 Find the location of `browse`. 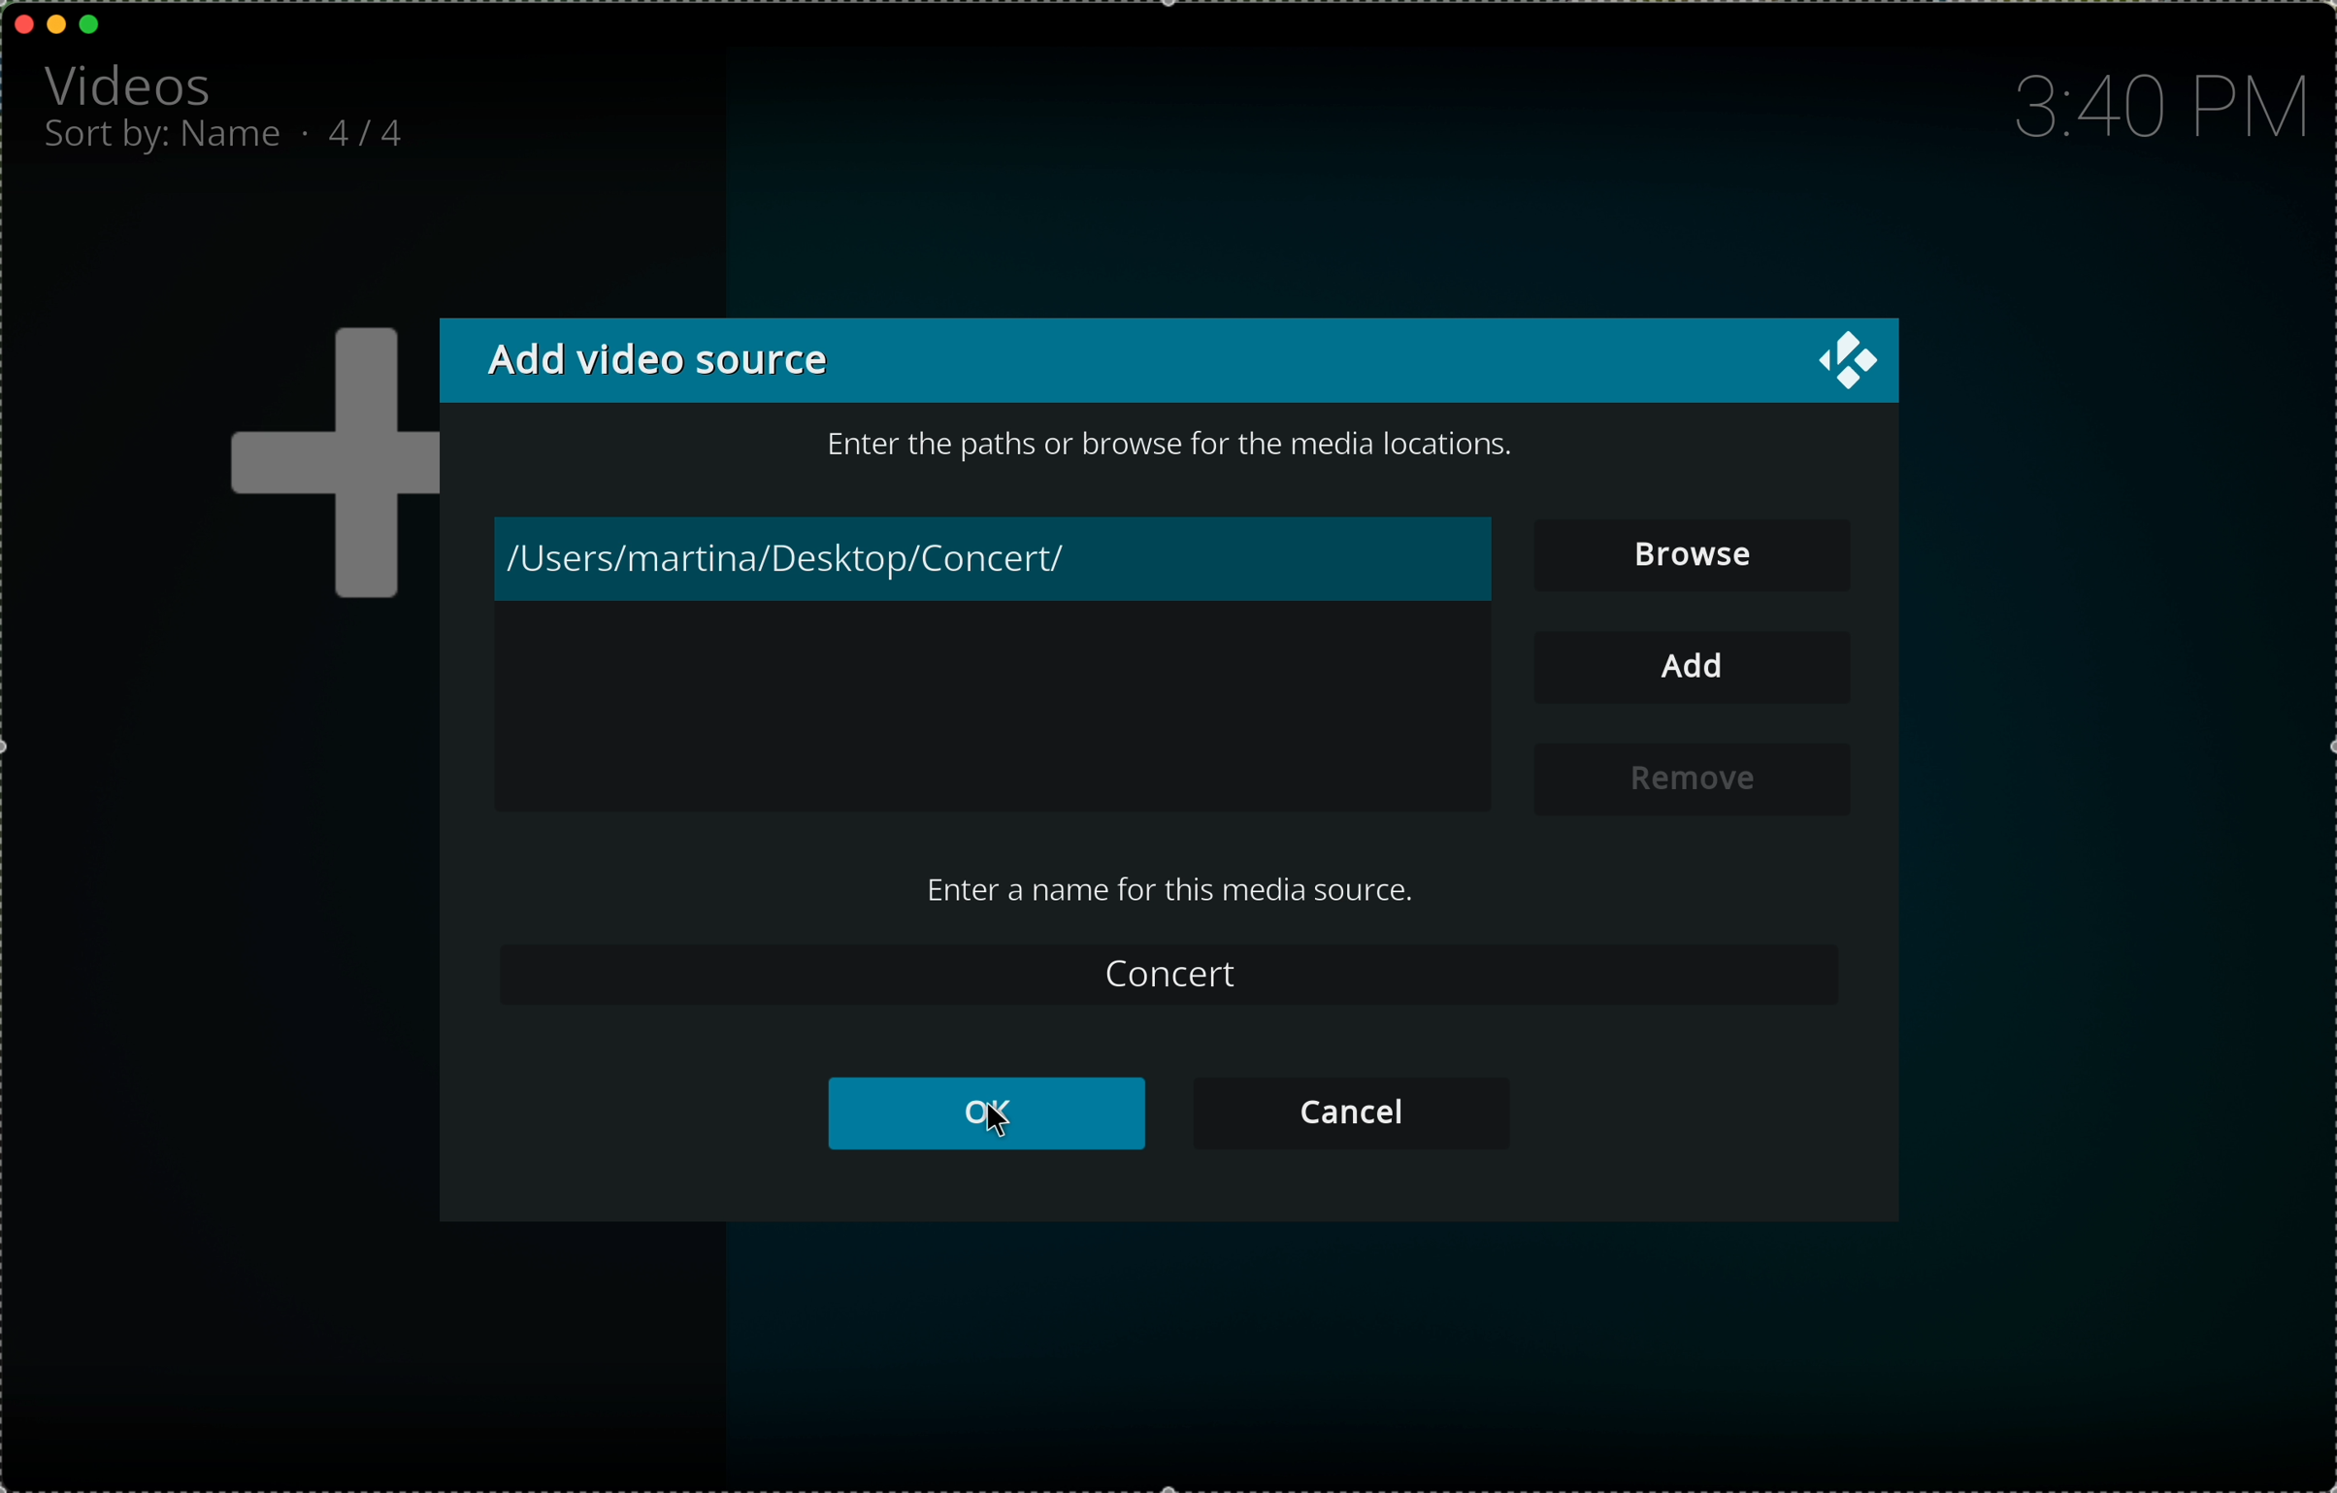

browse is located at coordinates (1695, 560).